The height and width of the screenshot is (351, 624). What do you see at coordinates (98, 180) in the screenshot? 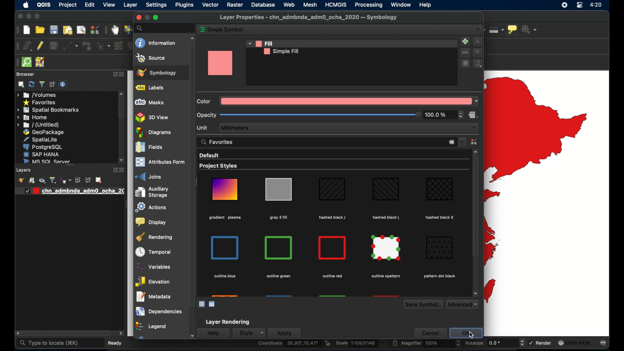
I see `remove layer/group` at bounding box center [98, 180].